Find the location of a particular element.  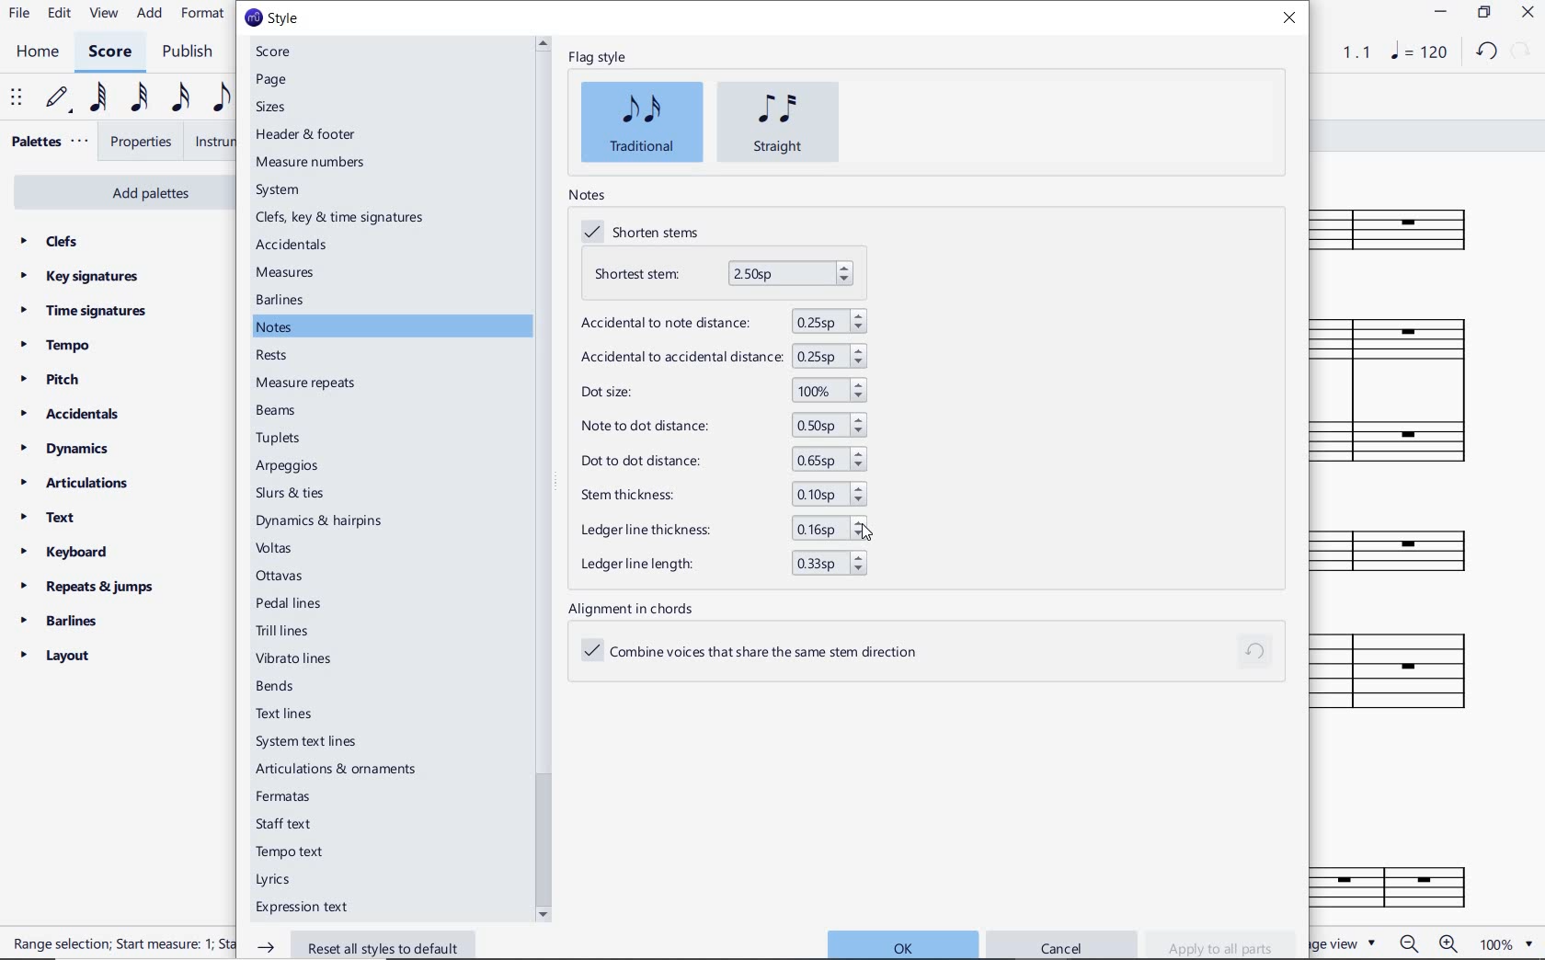

home is located at coordinates (40, 52).